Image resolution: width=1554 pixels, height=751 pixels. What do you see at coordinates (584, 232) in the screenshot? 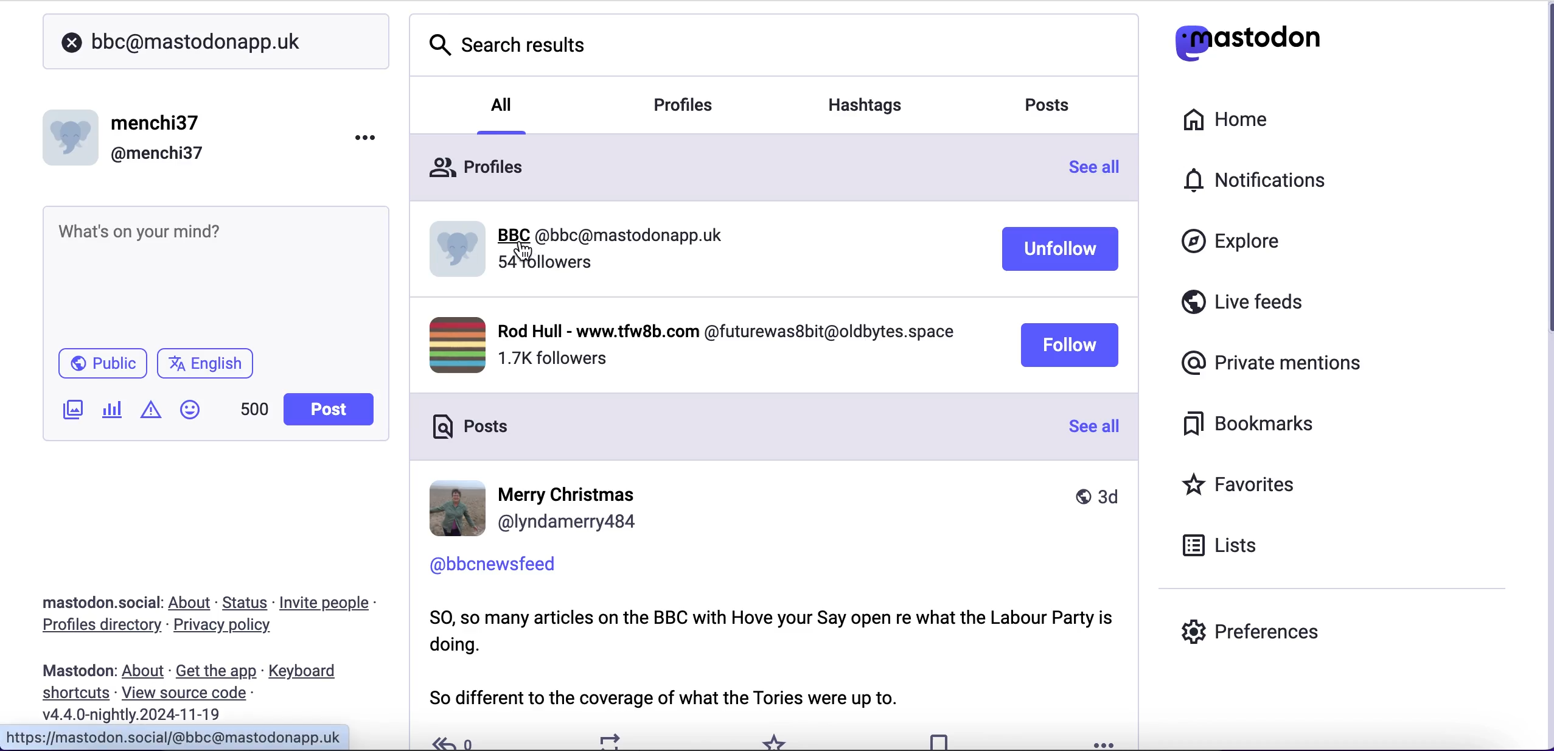
I see `BBC profile` at bounding box center [584, 232].